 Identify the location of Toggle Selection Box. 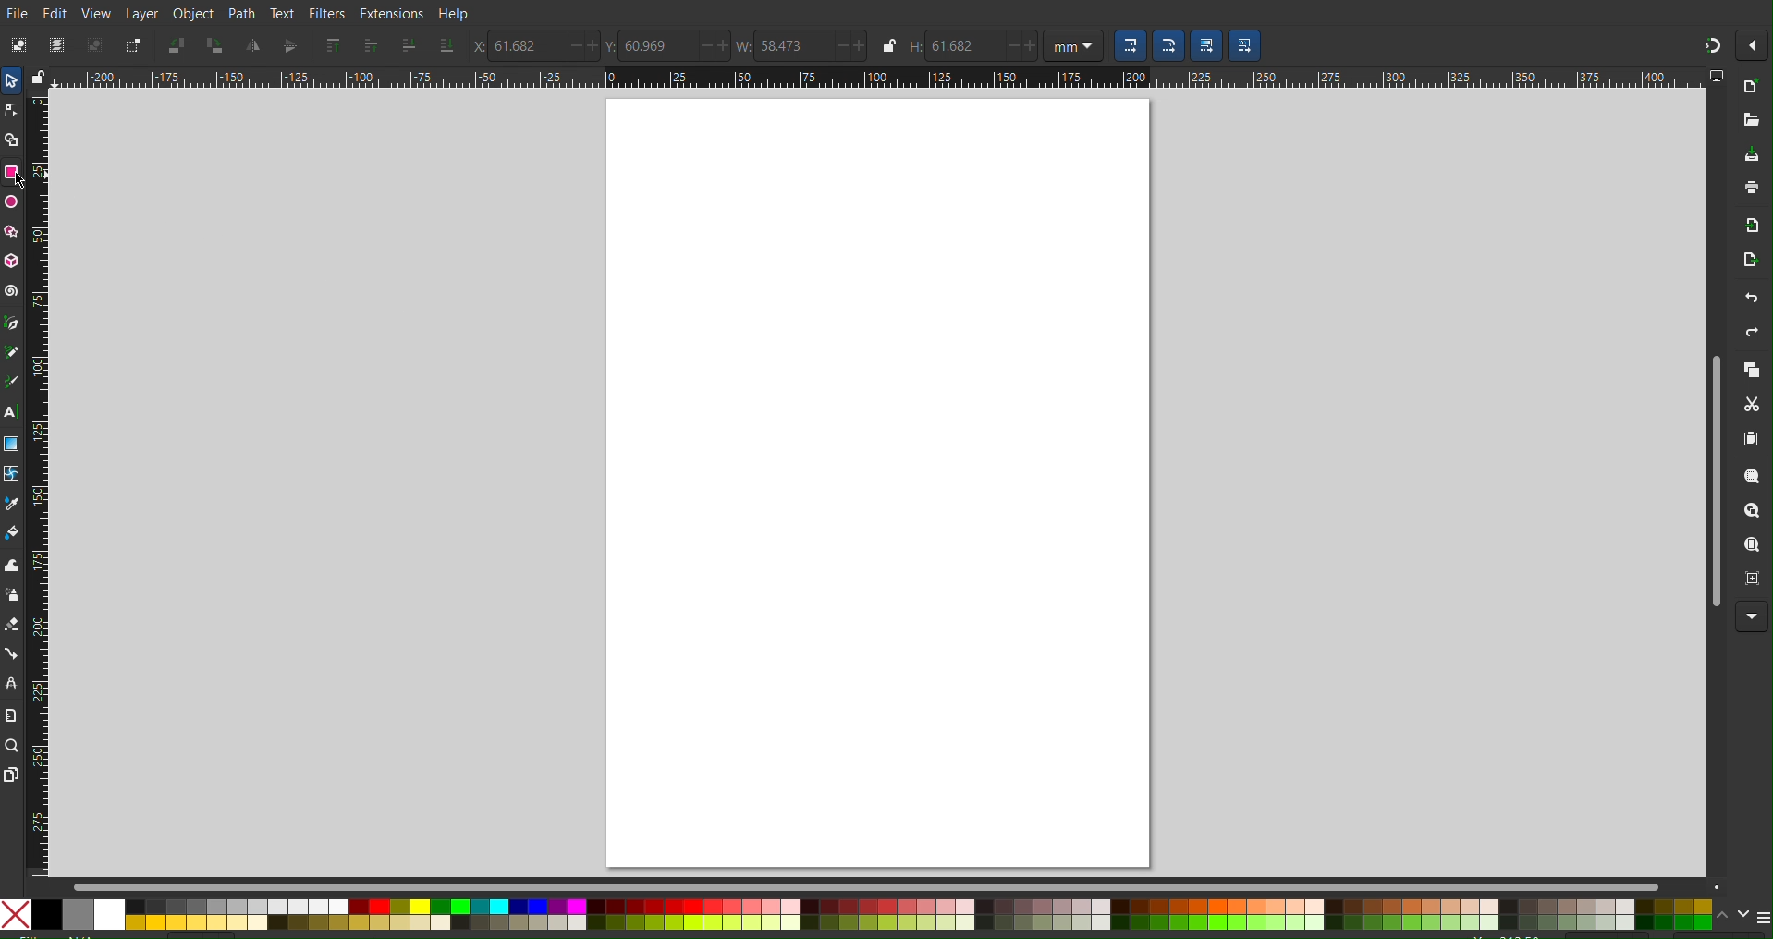
(131, 46).